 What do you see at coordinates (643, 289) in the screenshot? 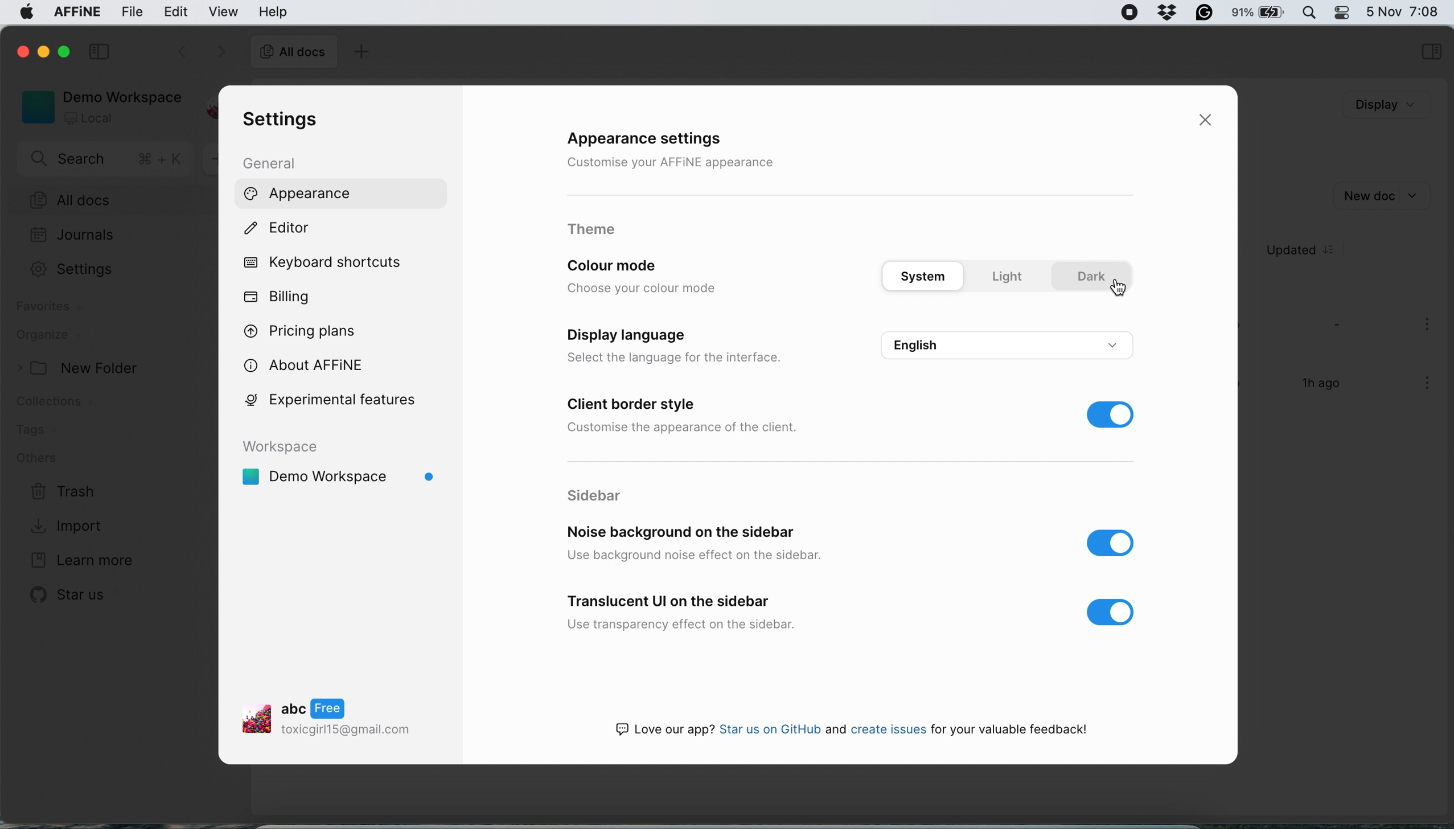
I see `choose your colour mode` at bounding box center [643, 289].